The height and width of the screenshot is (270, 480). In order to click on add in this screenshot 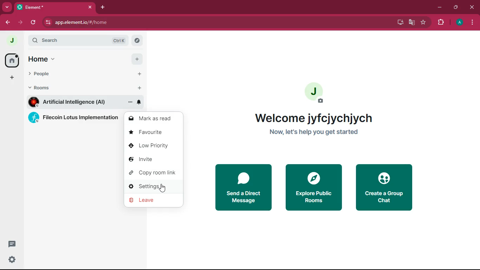, I will do `click(12, 79)`.